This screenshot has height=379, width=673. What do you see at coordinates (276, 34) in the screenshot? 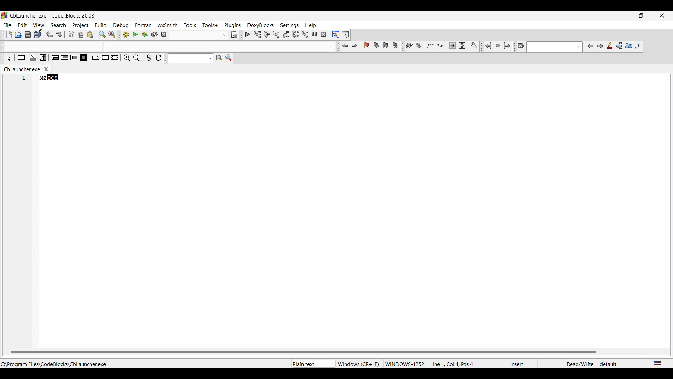
I see `Step info` at bounding box center [276, 34].